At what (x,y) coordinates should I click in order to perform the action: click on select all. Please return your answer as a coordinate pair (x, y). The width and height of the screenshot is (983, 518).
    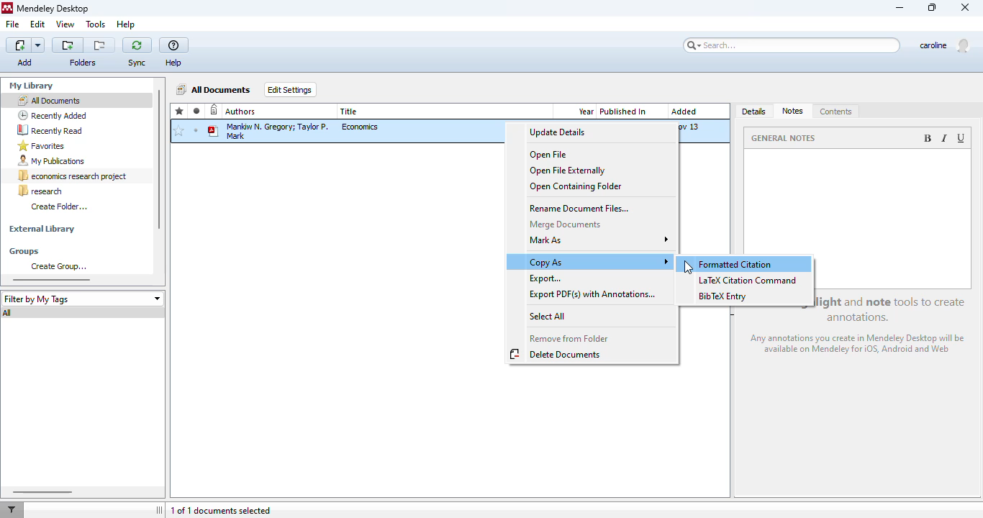
    Looking at the image, I should click on (549, 316).